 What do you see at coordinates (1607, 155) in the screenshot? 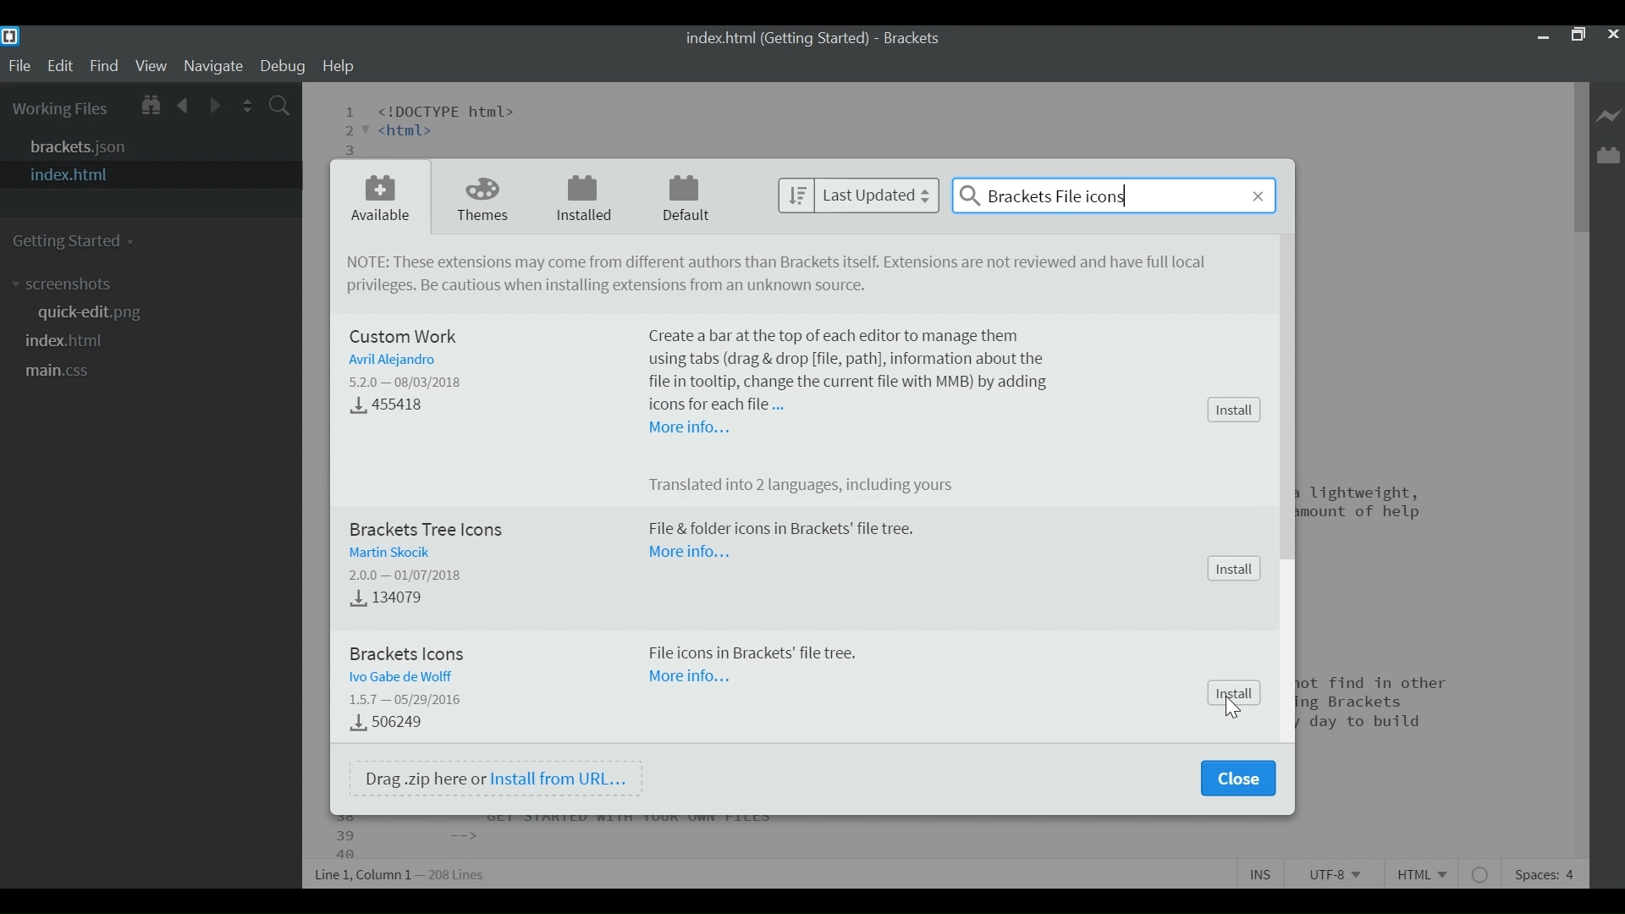
I see `Manage Extension` at bounding box center [1607, 155].